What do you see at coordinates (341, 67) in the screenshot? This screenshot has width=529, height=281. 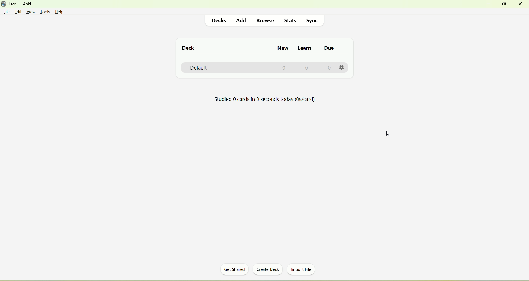 I see `settings` at bounding box center [341, 67].